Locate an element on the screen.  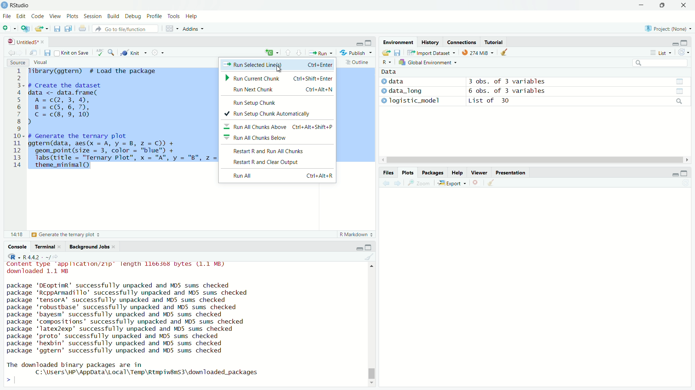
Run Next Chunk Ctrl+Alt+N is located at coordinates (283, 89).